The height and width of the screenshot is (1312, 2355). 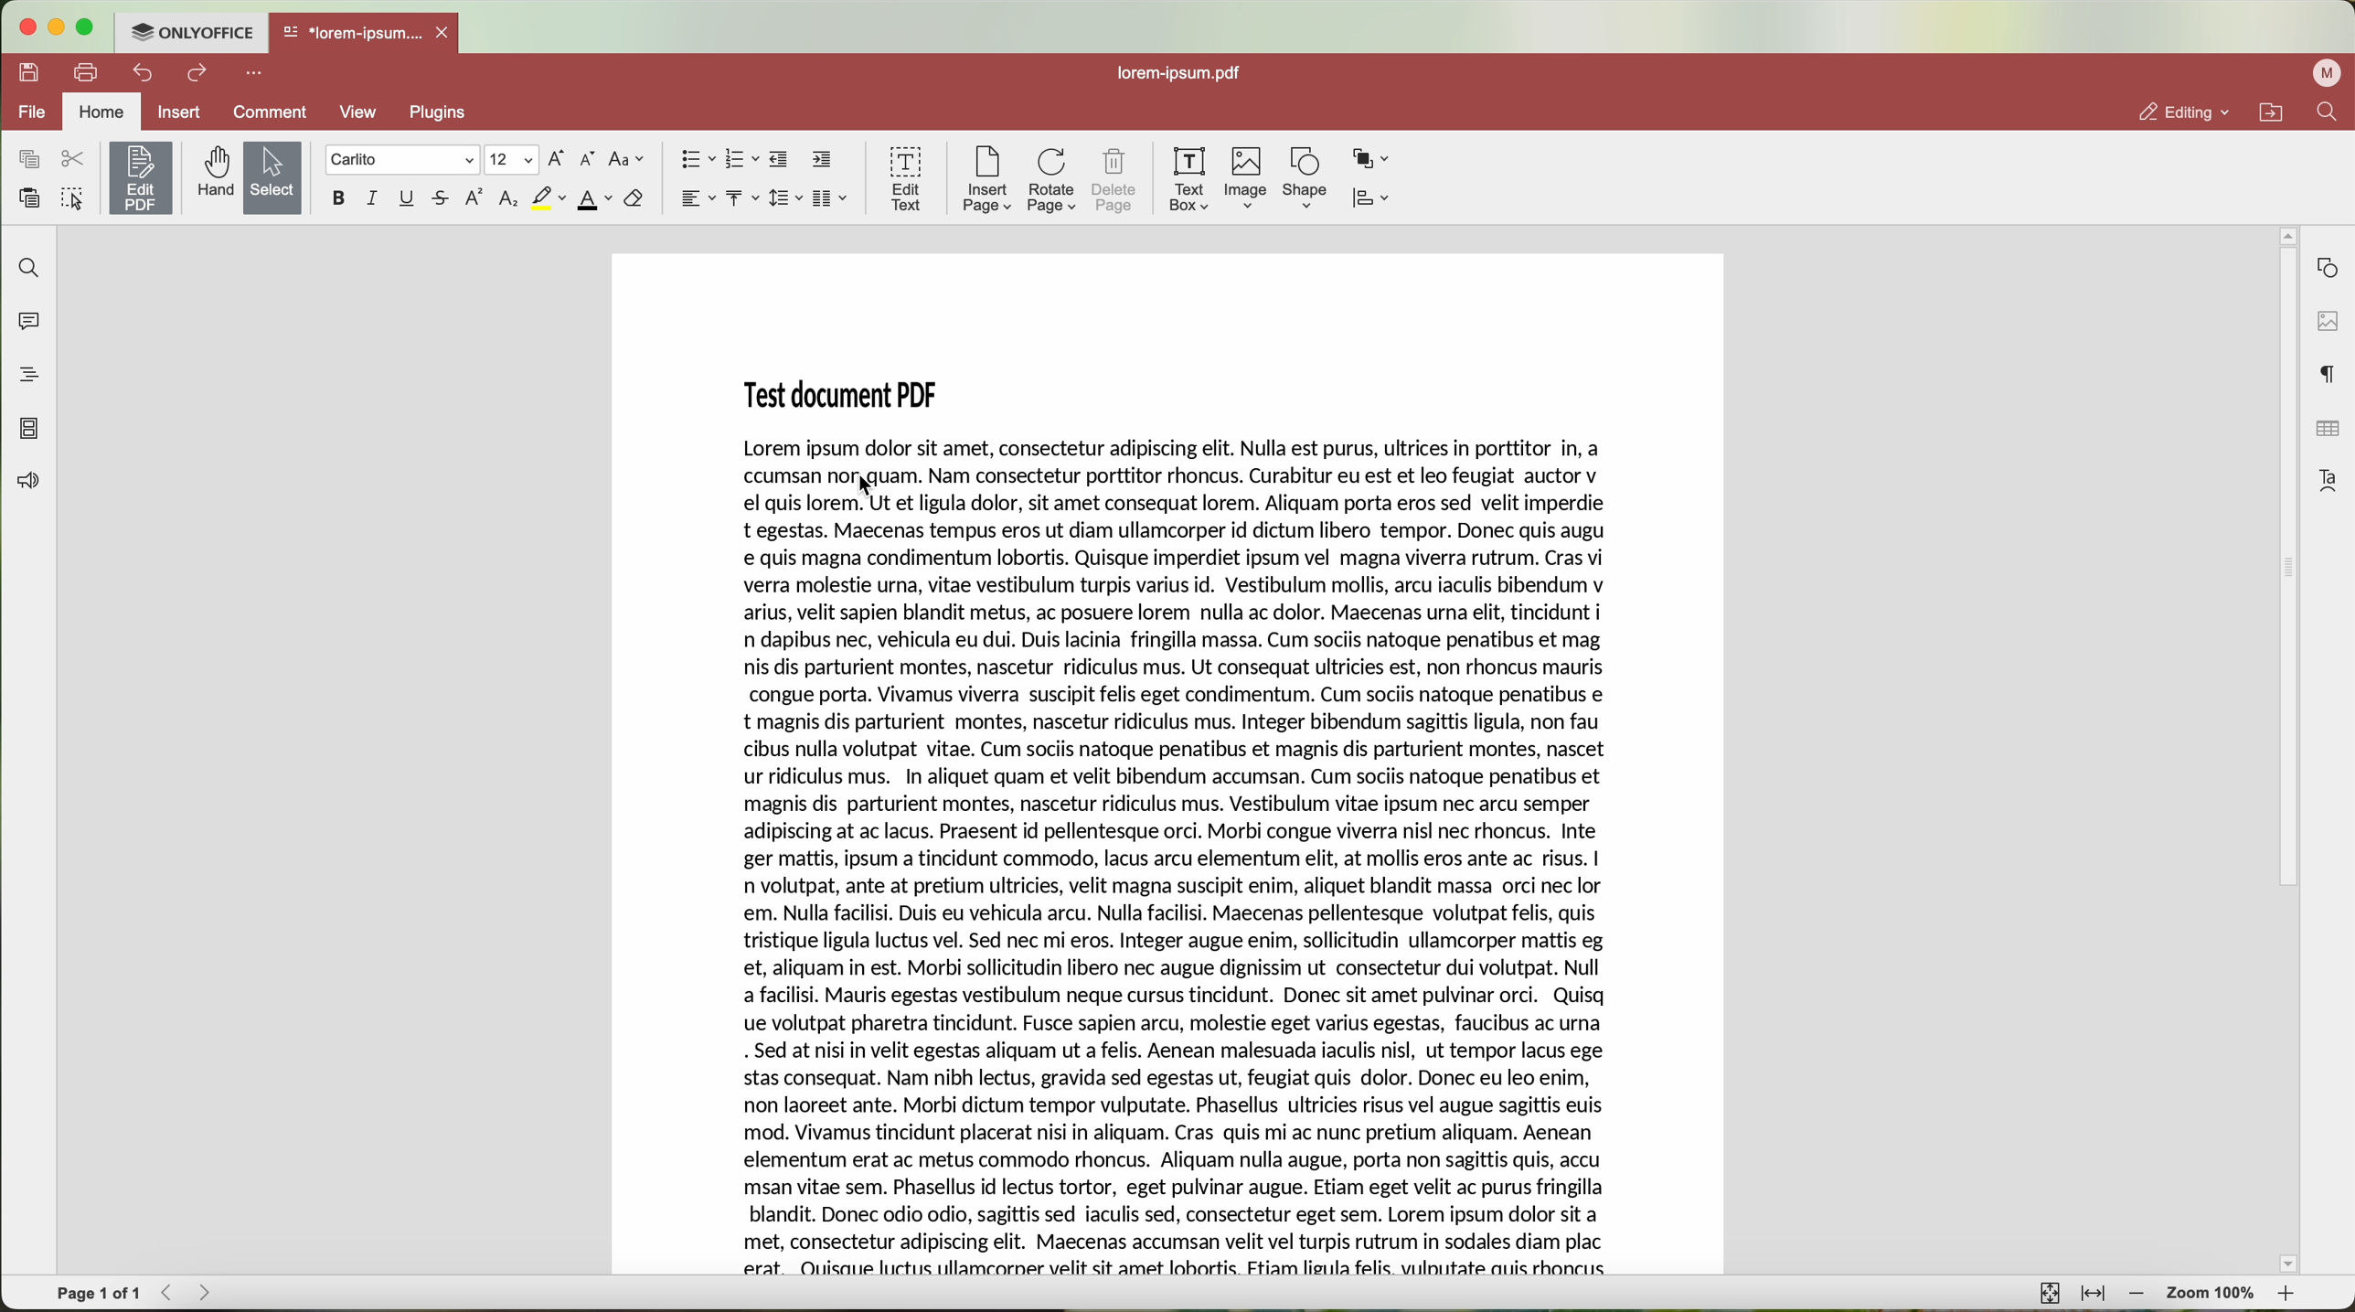 What do you see at coordinates (198, 73) in the screenshot?
I see `redo` at bounding box center [198, 73].